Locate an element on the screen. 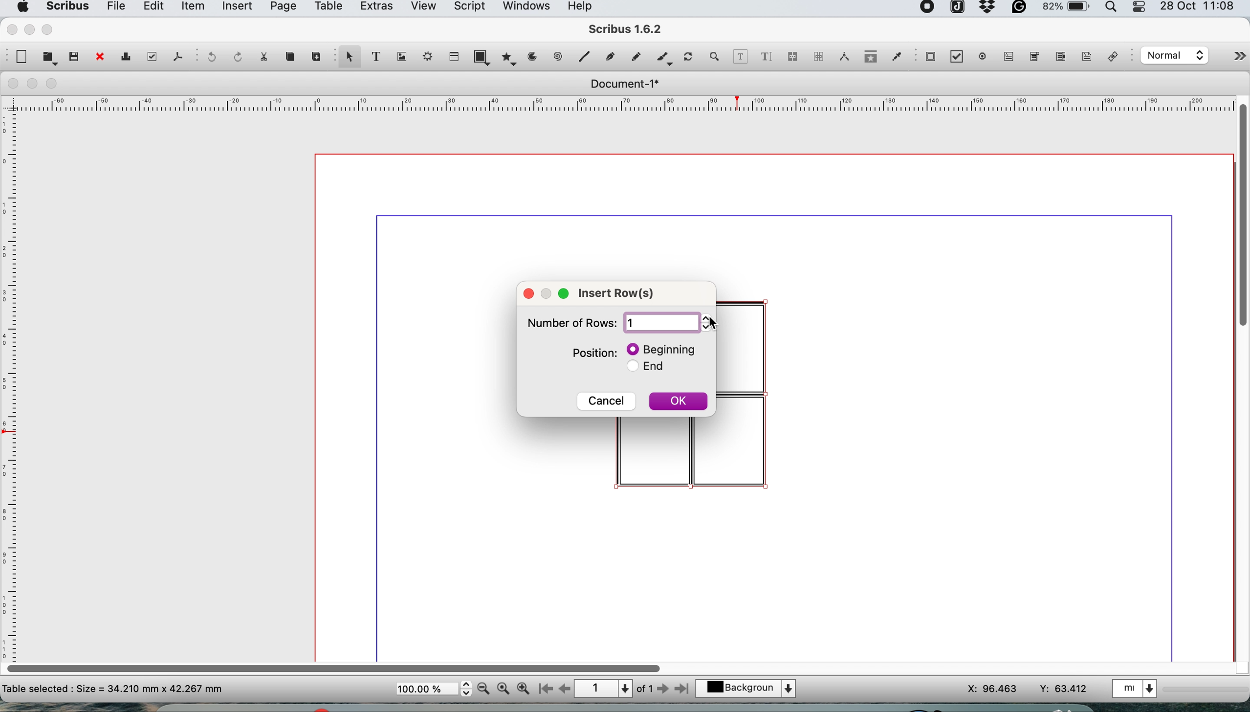 This screenshot has height=712, width=1250. shape is located at coordinates (484, 57).